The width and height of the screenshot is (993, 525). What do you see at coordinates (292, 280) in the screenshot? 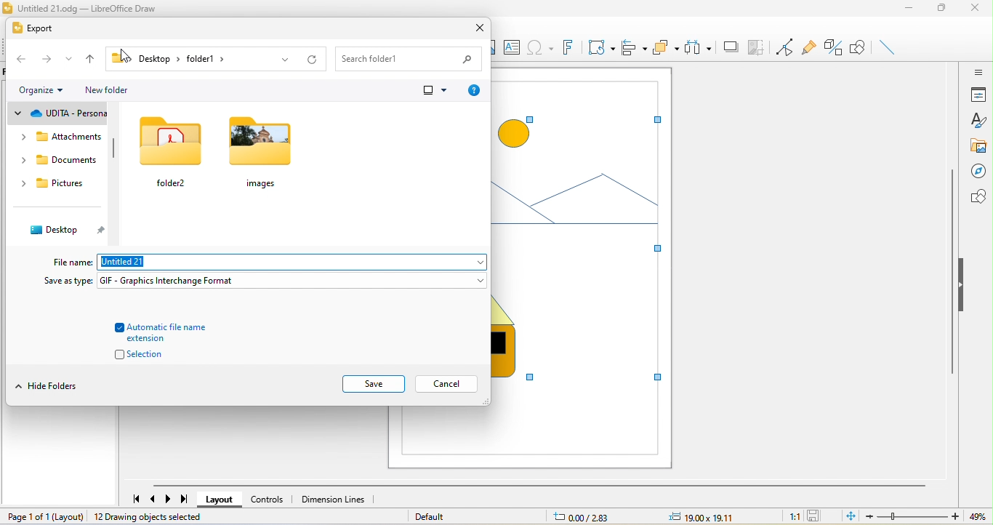
I see `gif- Graphics Interchange Format ~` at bounding box center [292, 280].